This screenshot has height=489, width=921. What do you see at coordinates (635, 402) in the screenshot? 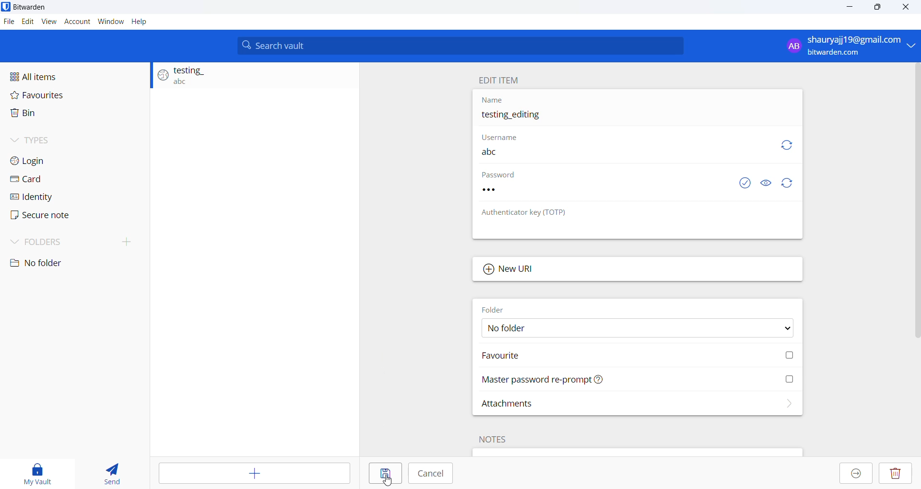
I see `Attachments` at bounding box center [635, 402].